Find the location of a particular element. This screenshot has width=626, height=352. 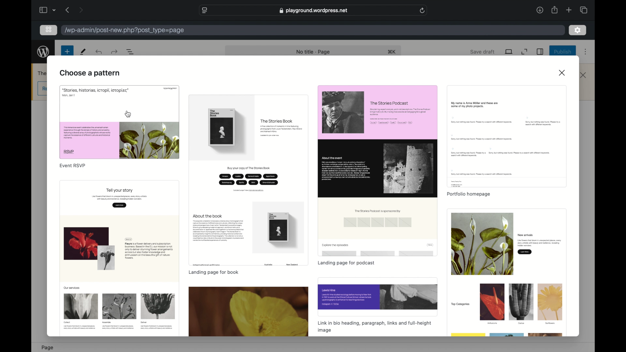

refresh is located at coordinates (422, 11).